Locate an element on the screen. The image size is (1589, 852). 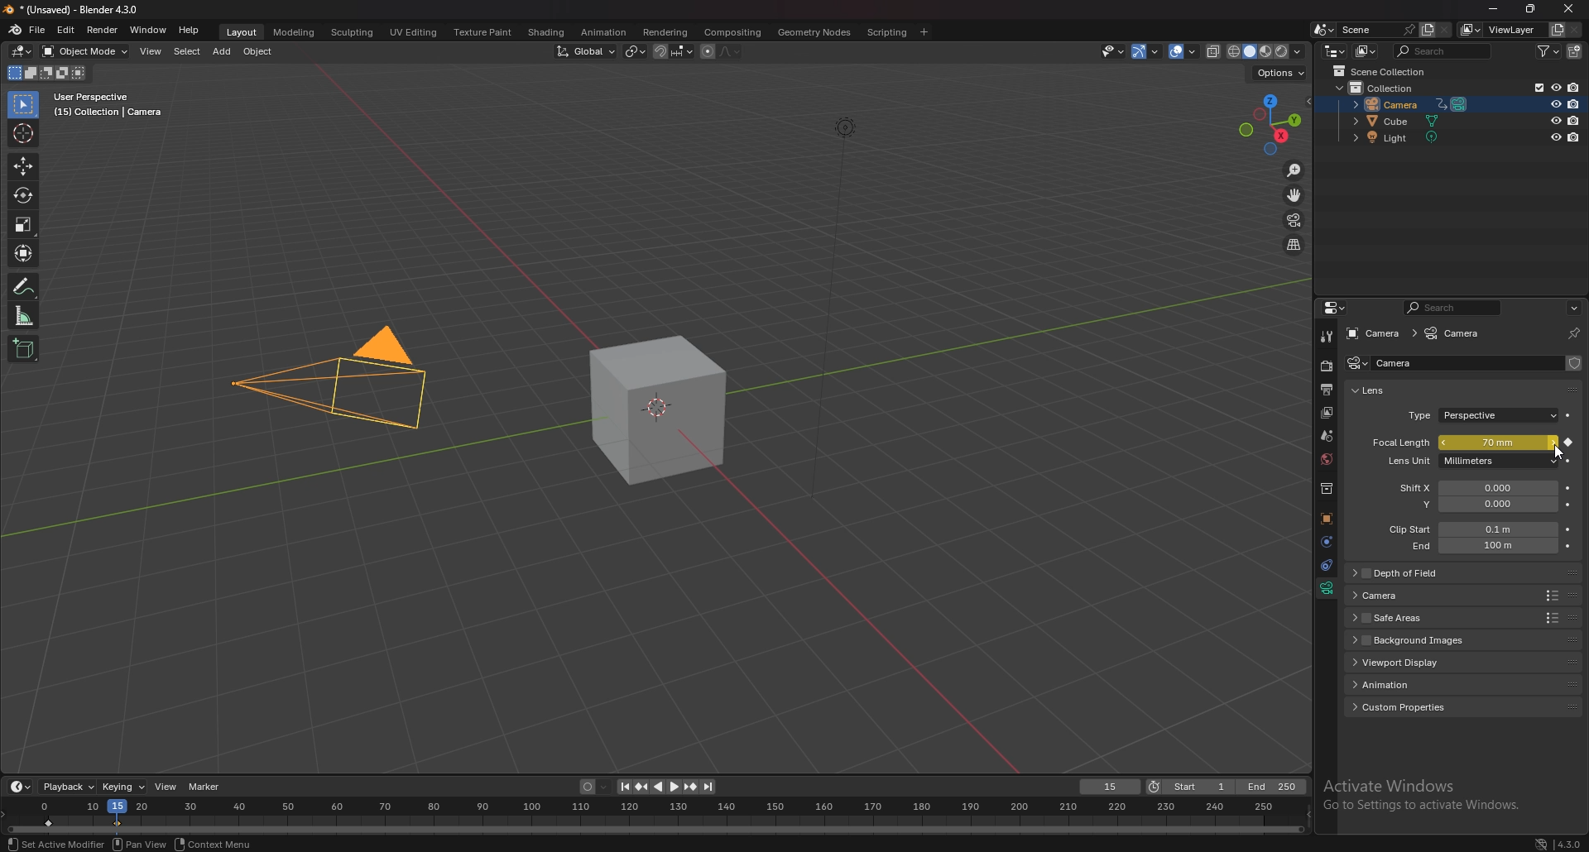
render is located at coordinates (102, 29).